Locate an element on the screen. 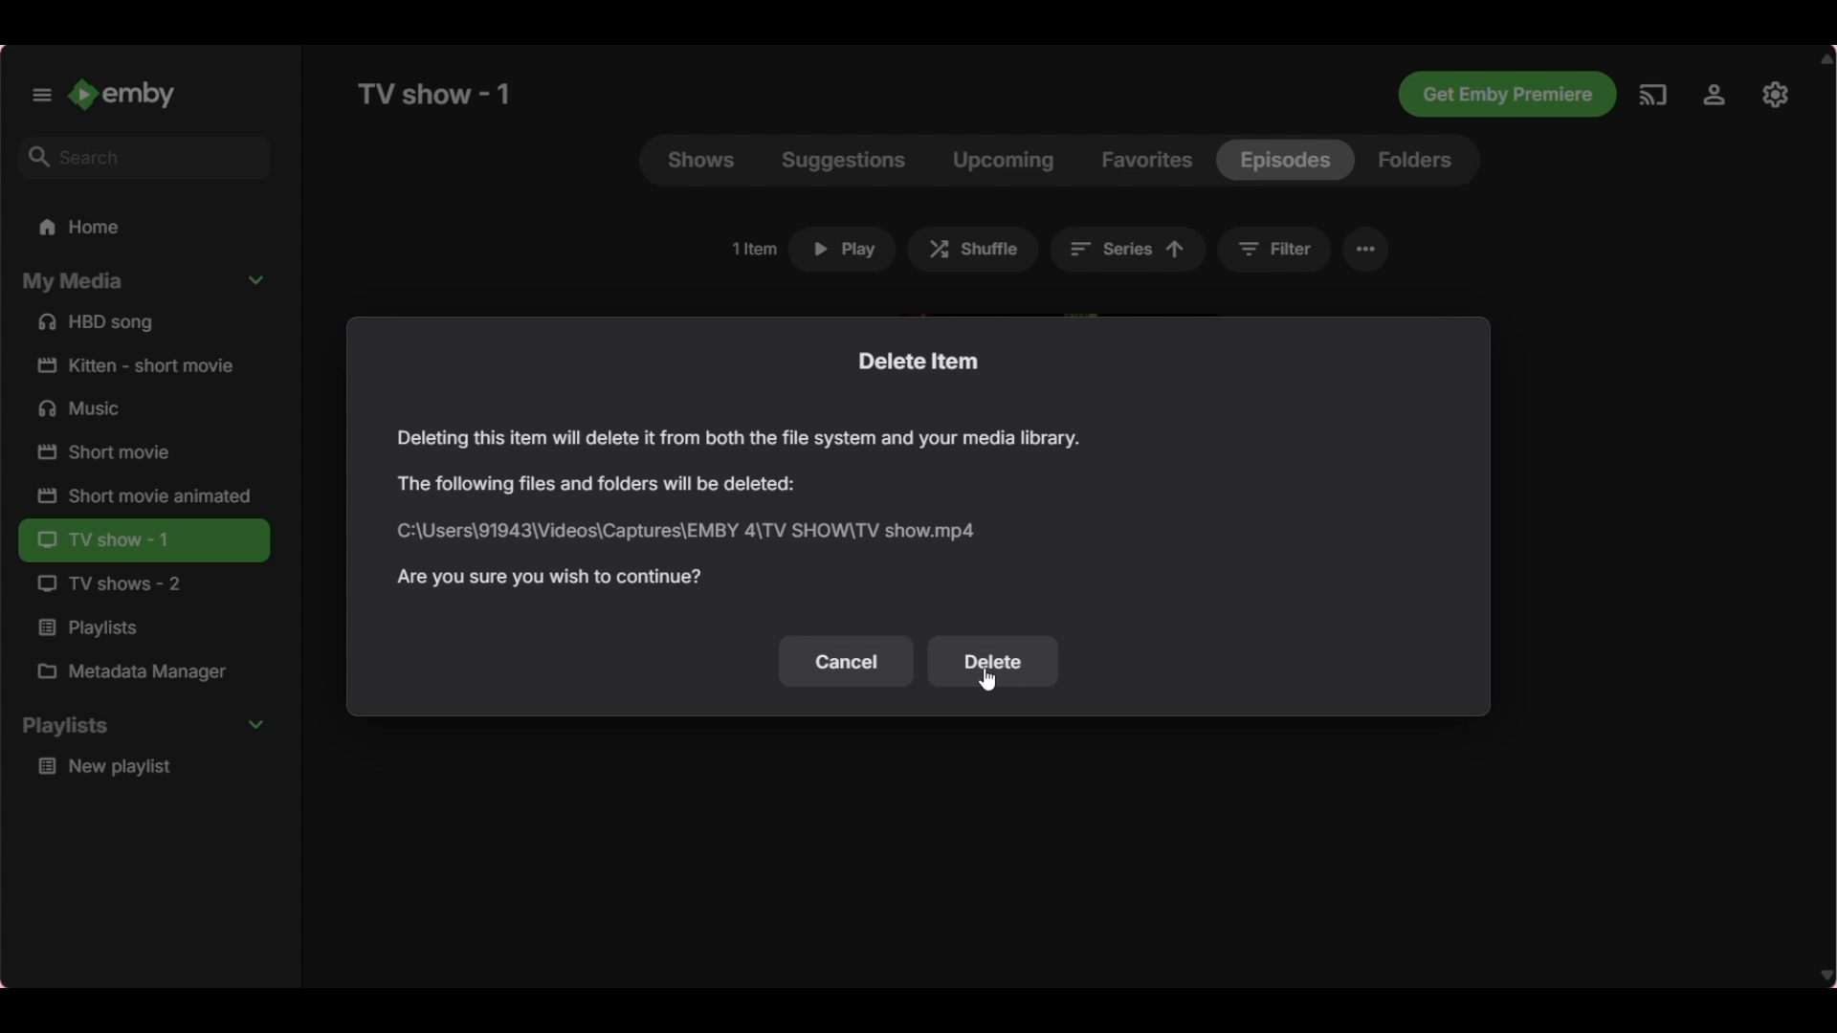 The width and height of the screenshot is (1837, 1033). Cursor is located at coordinates (987, 679).